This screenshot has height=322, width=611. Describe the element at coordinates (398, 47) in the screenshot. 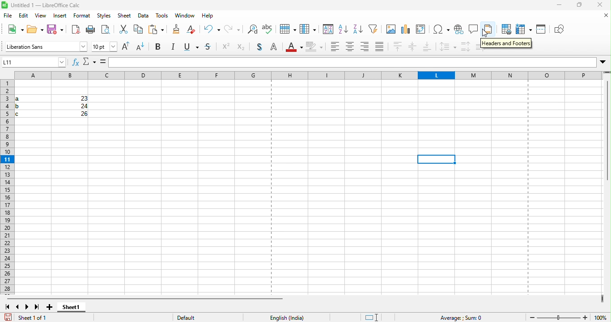

I see `align top` at that location.